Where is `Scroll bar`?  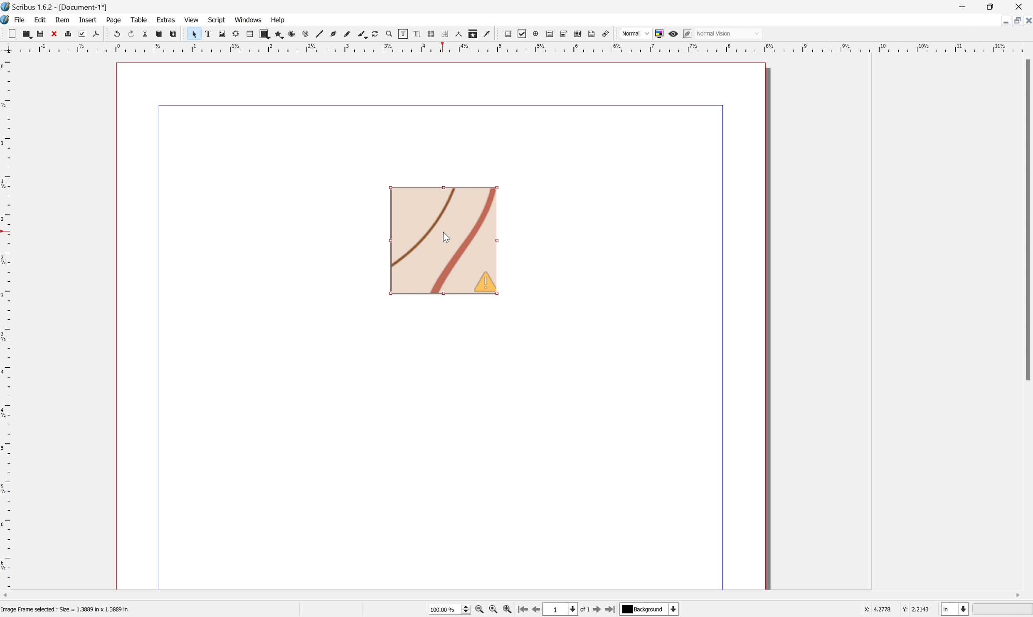 Scroll bar is located at coordinates (1026, 220).